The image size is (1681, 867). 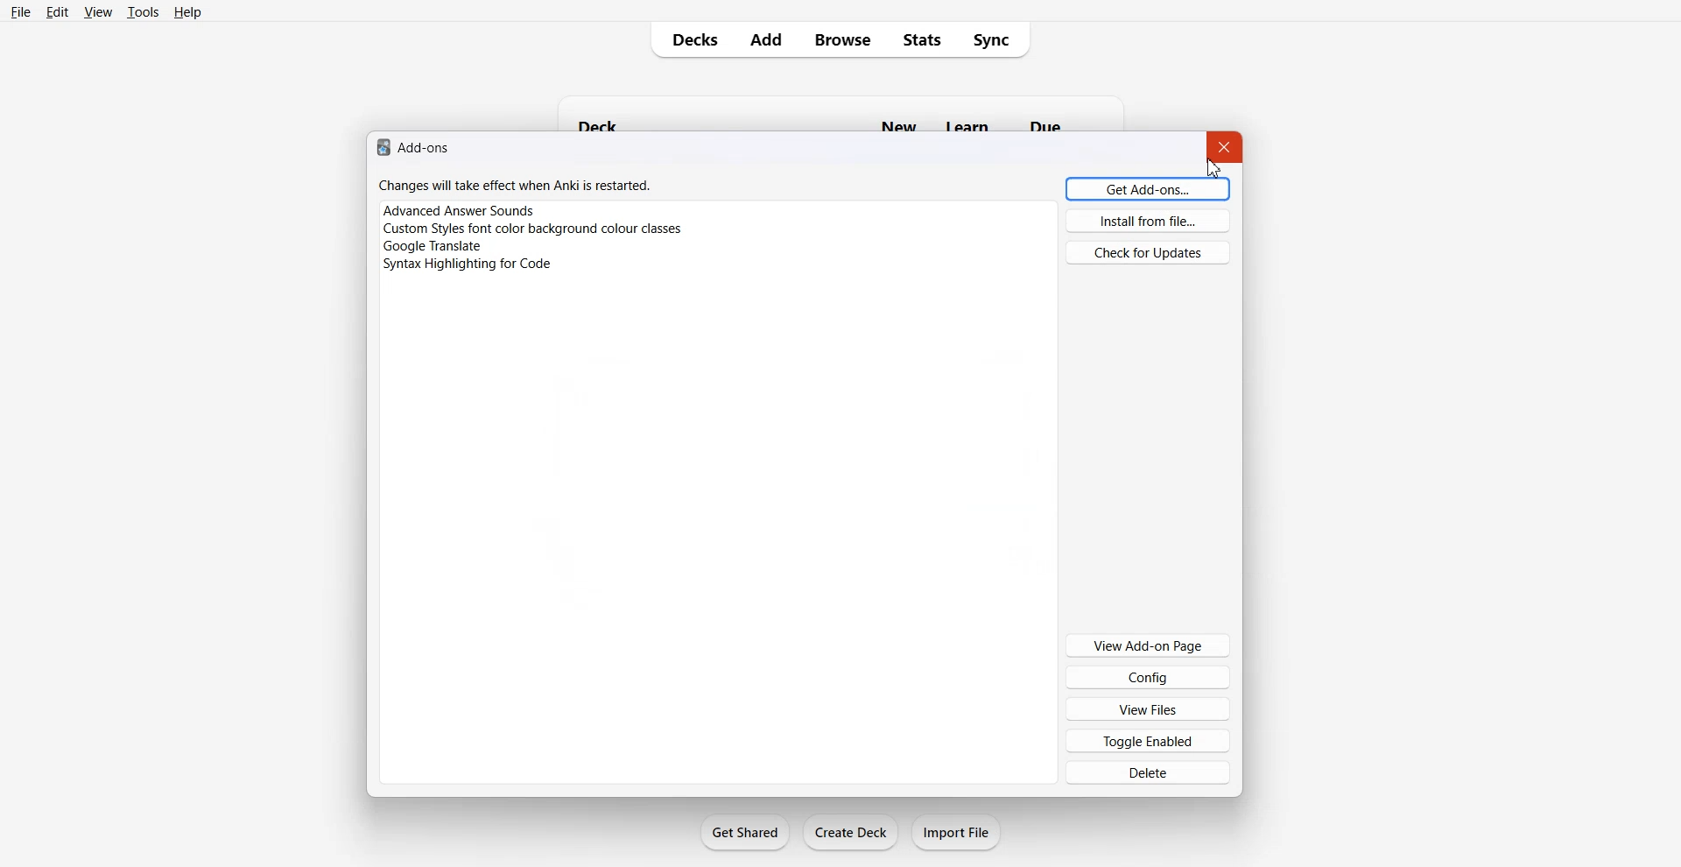 What do you see at coordinates (1148, 772) in the screenshot?
I see `Delete` at bounding box center [1148, 772].